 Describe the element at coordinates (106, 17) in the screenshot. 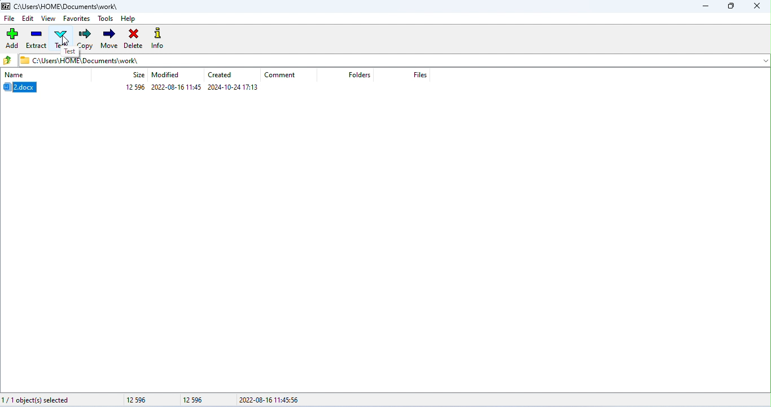

I see `tools` at that location.